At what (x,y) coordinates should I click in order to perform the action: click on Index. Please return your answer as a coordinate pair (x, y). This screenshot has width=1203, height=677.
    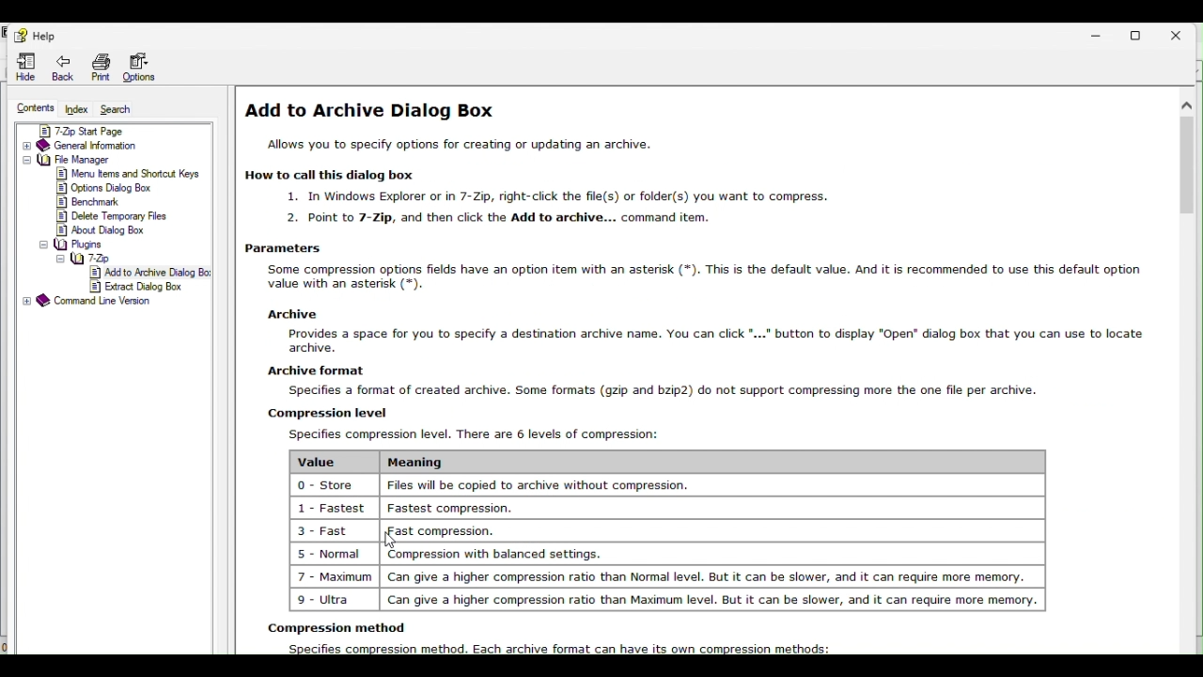
    Looking at the image, I should click on (78, 108).